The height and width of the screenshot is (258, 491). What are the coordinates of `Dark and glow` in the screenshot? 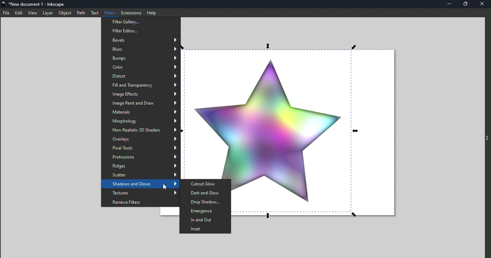 It's located at (205, 192).